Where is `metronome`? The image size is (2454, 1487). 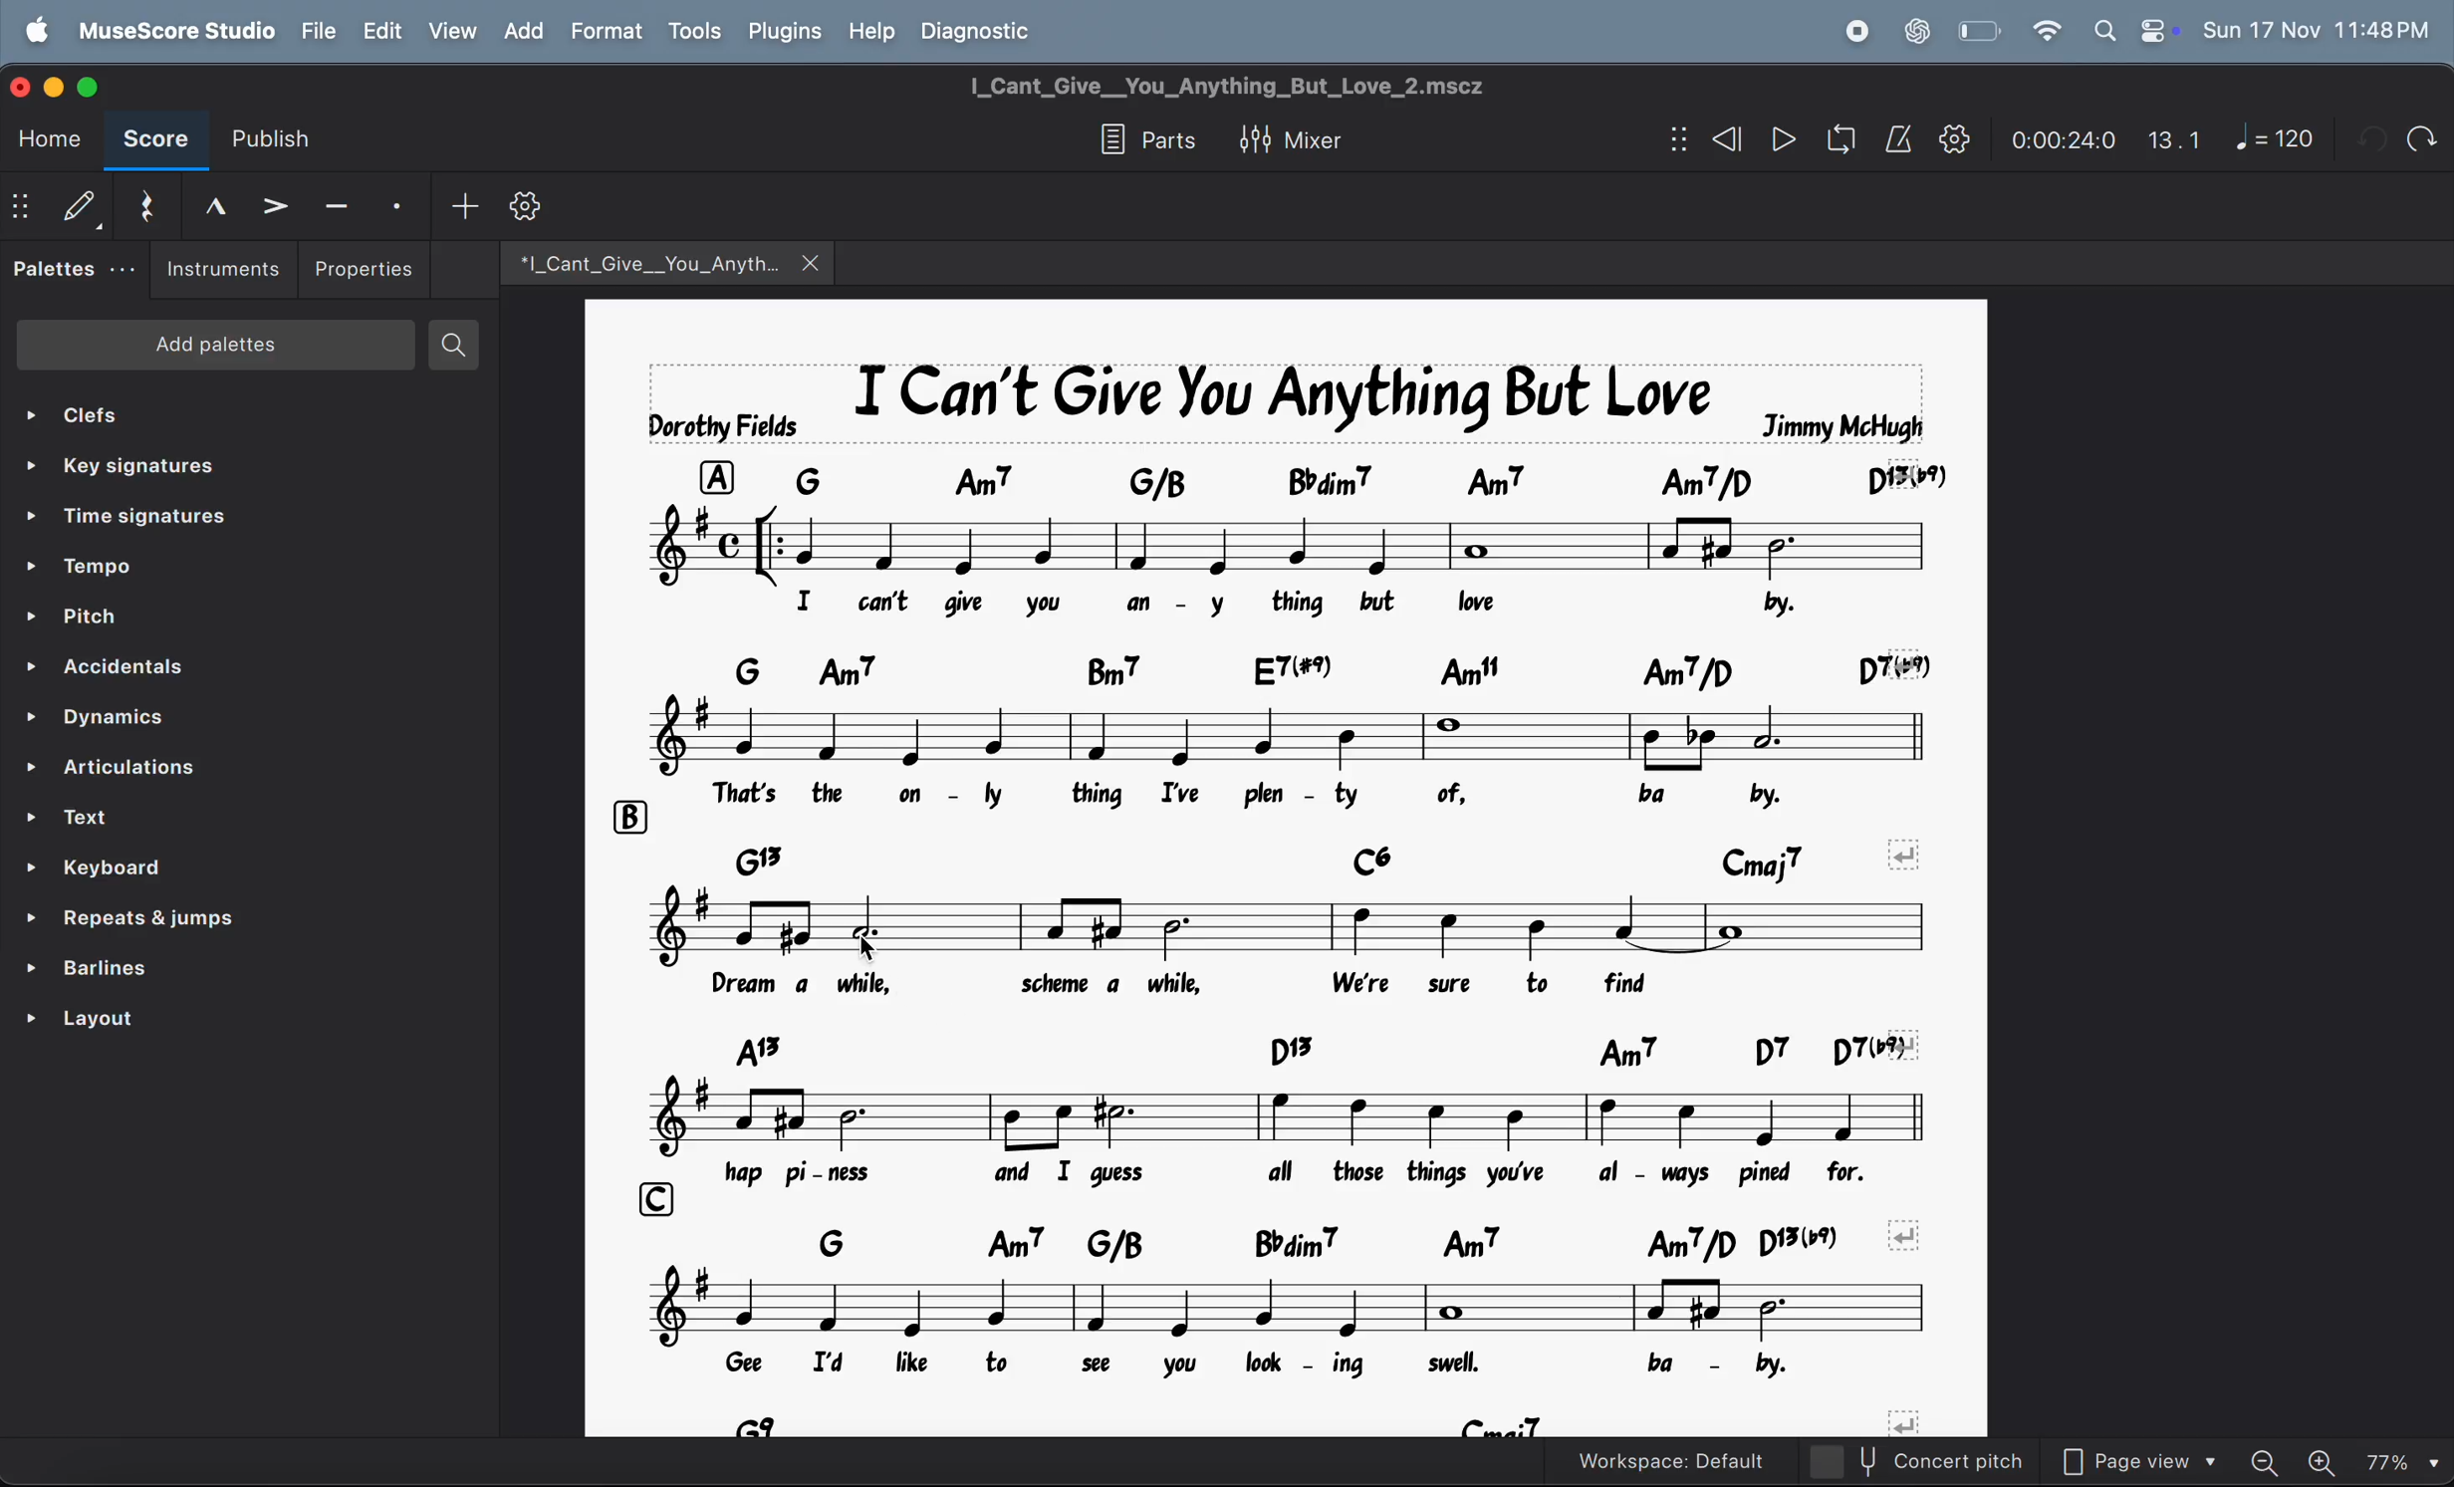 metronome is located at coordinates (1893, 142).